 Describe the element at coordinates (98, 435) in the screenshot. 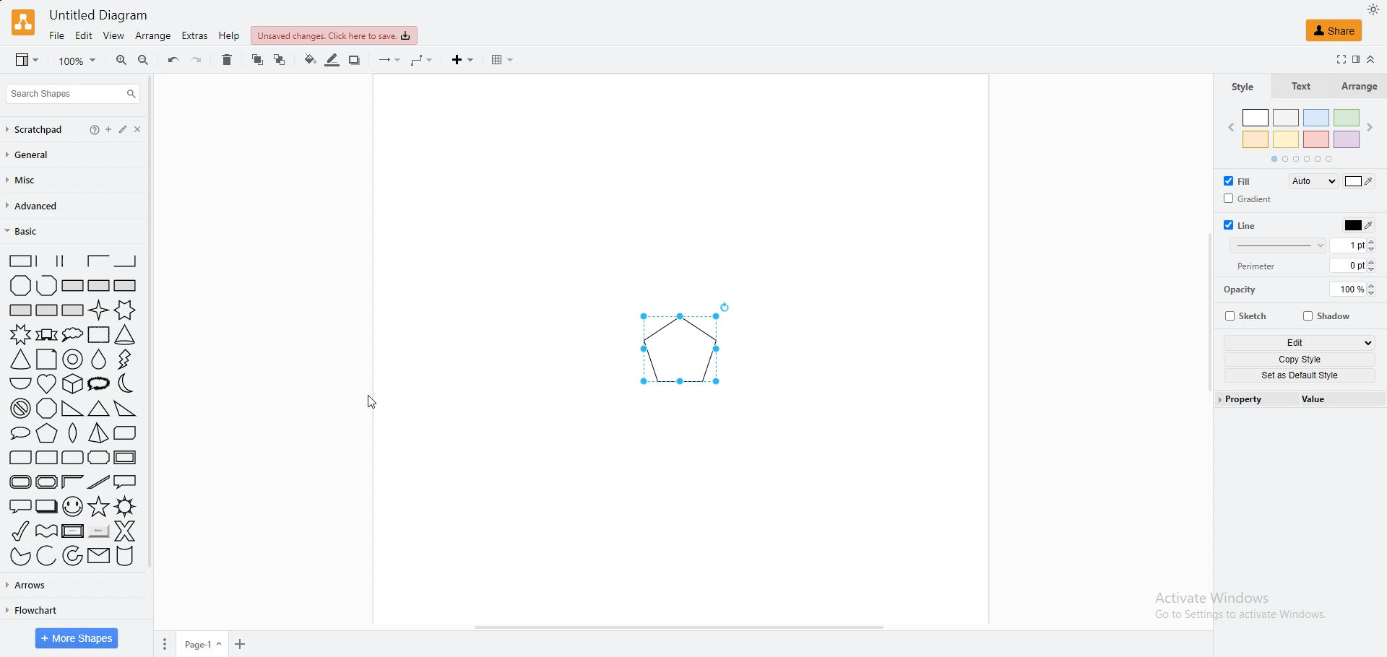

I see `pyramid` at that location.